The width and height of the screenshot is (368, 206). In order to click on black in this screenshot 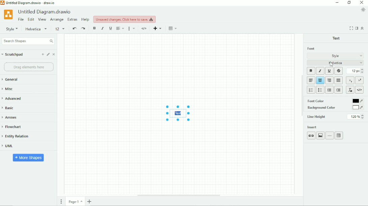, I will do `click(357, 100)`.